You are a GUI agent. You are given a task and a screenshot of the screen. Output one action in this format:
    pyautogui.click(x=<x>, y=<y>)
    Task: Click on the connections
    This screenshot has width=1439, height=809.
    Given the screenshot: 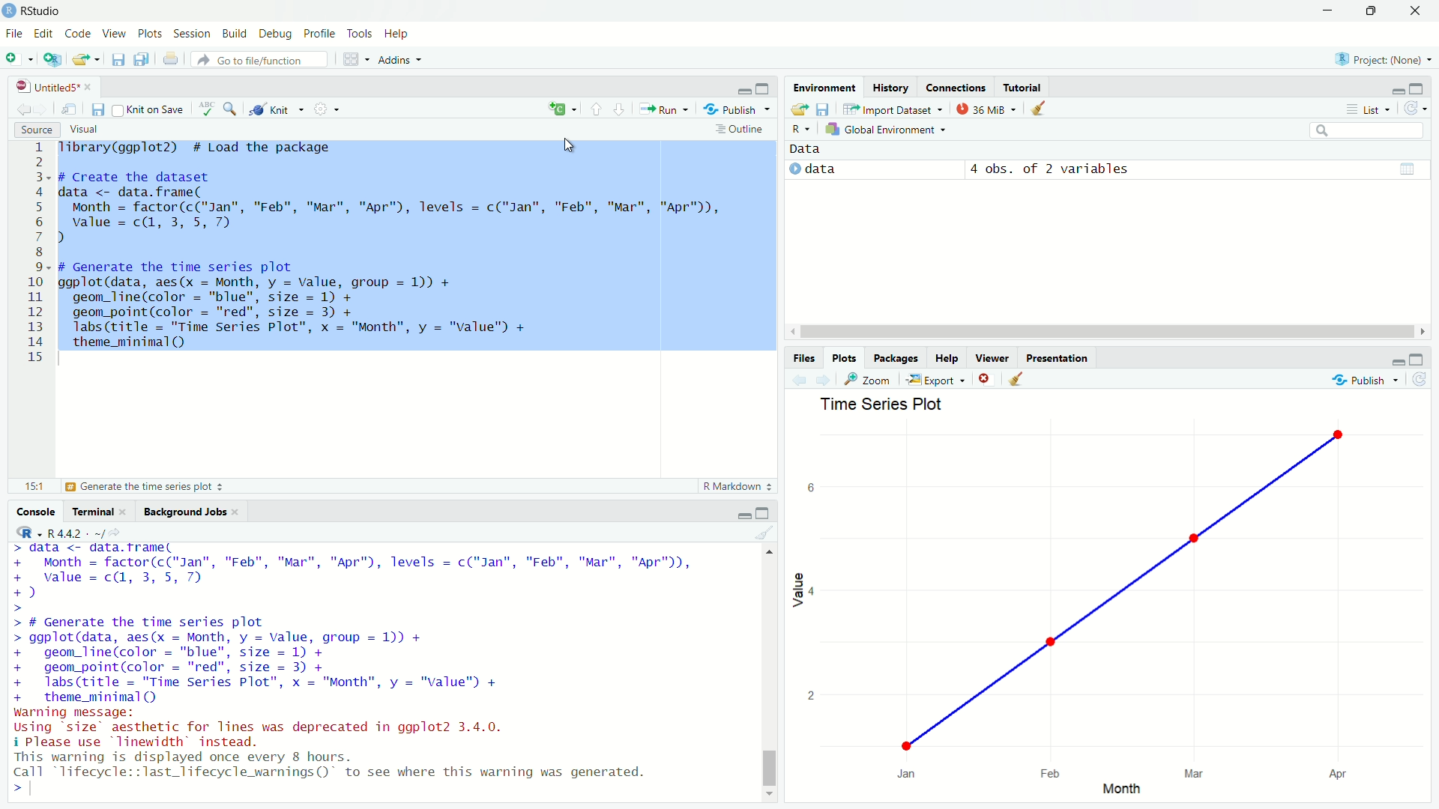 What is the action you would take?
    pyautogui.click(x=956, y=85)
    